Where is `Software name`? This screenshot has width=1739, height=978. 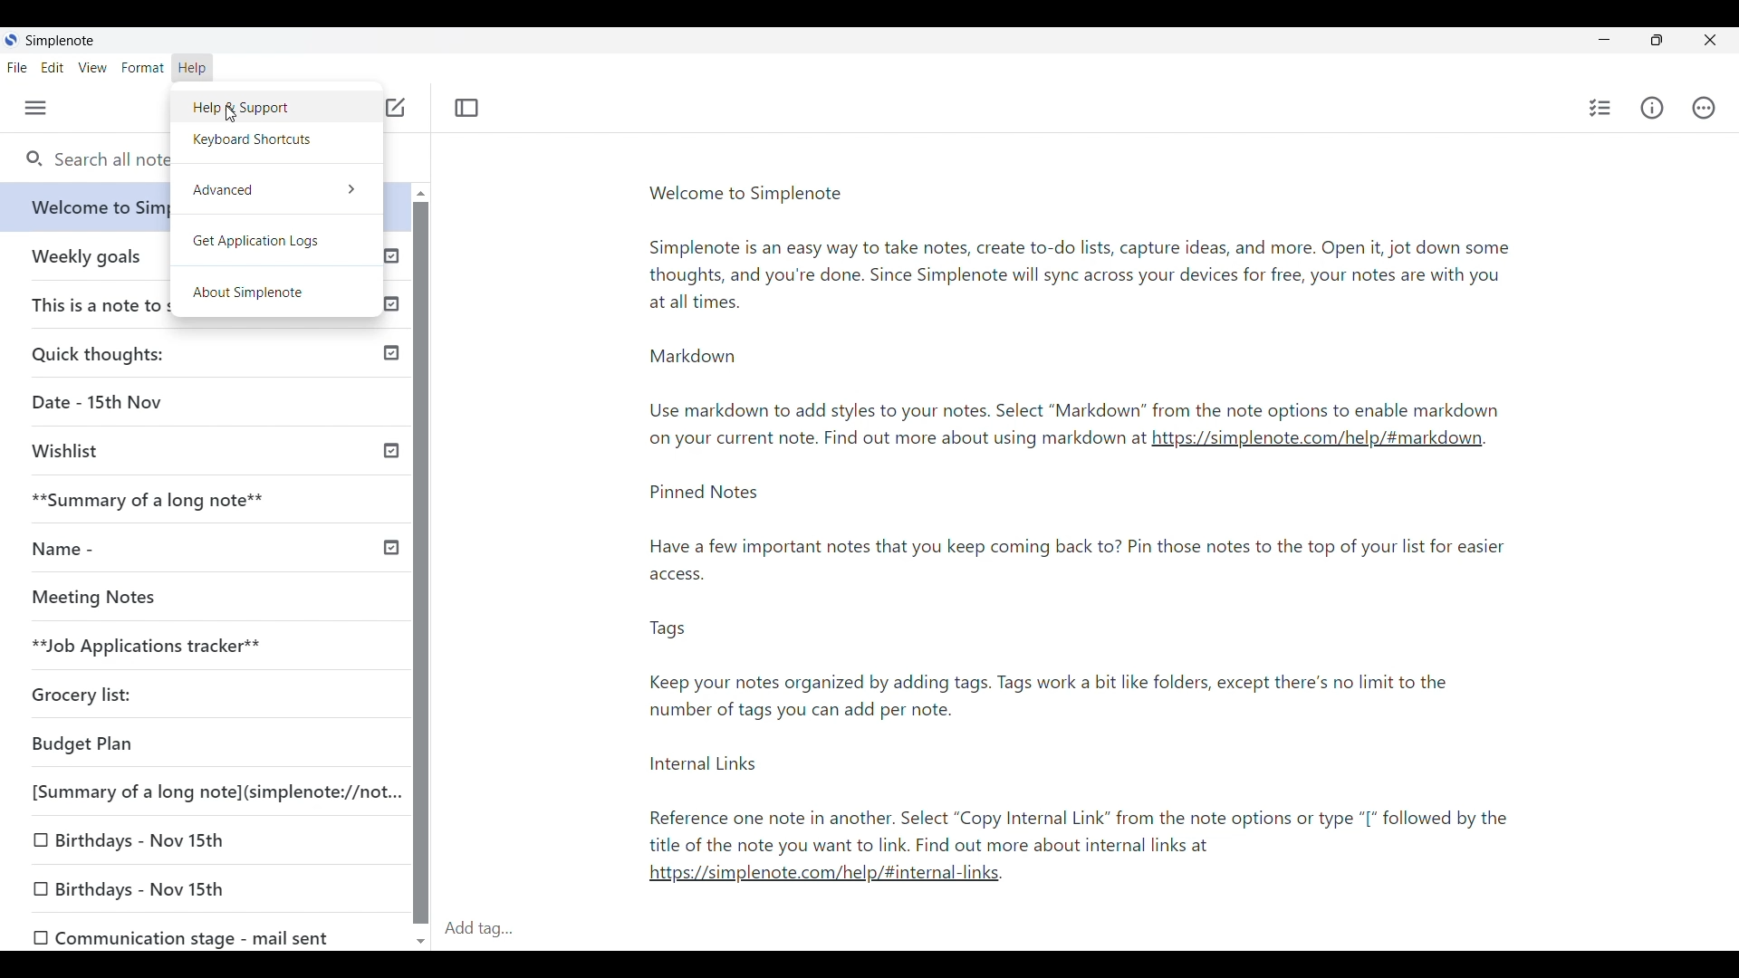 Software name is located at coordinates (61, 42).